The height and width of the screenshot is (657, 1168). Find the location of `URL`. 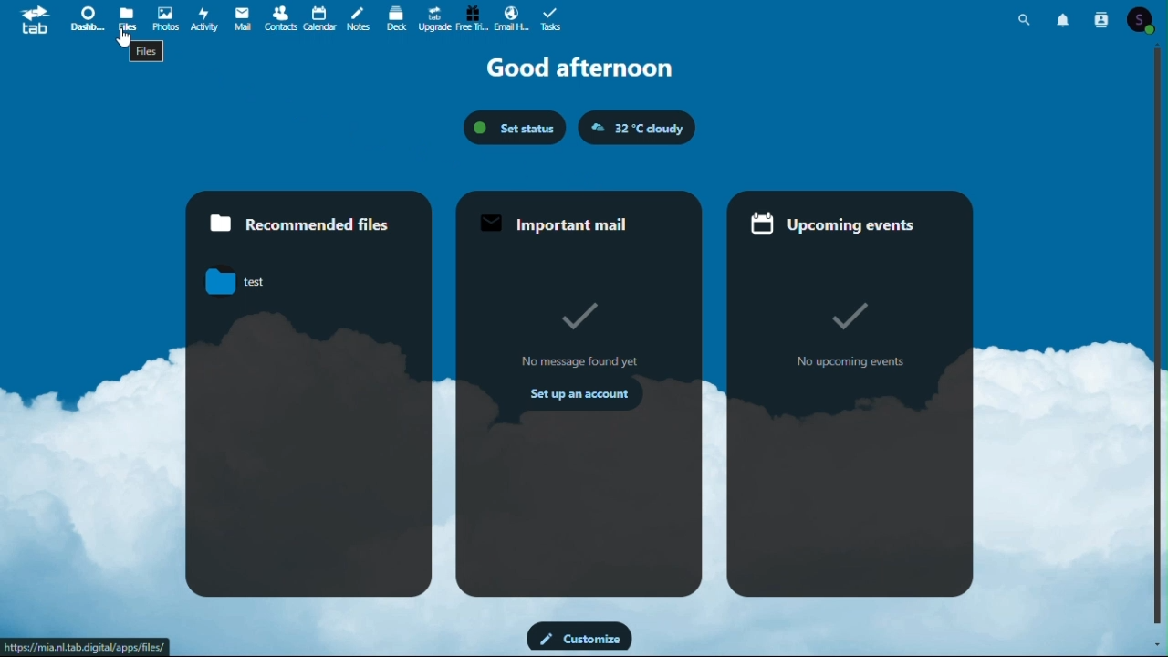

URL is located at coordinates (84, 646).